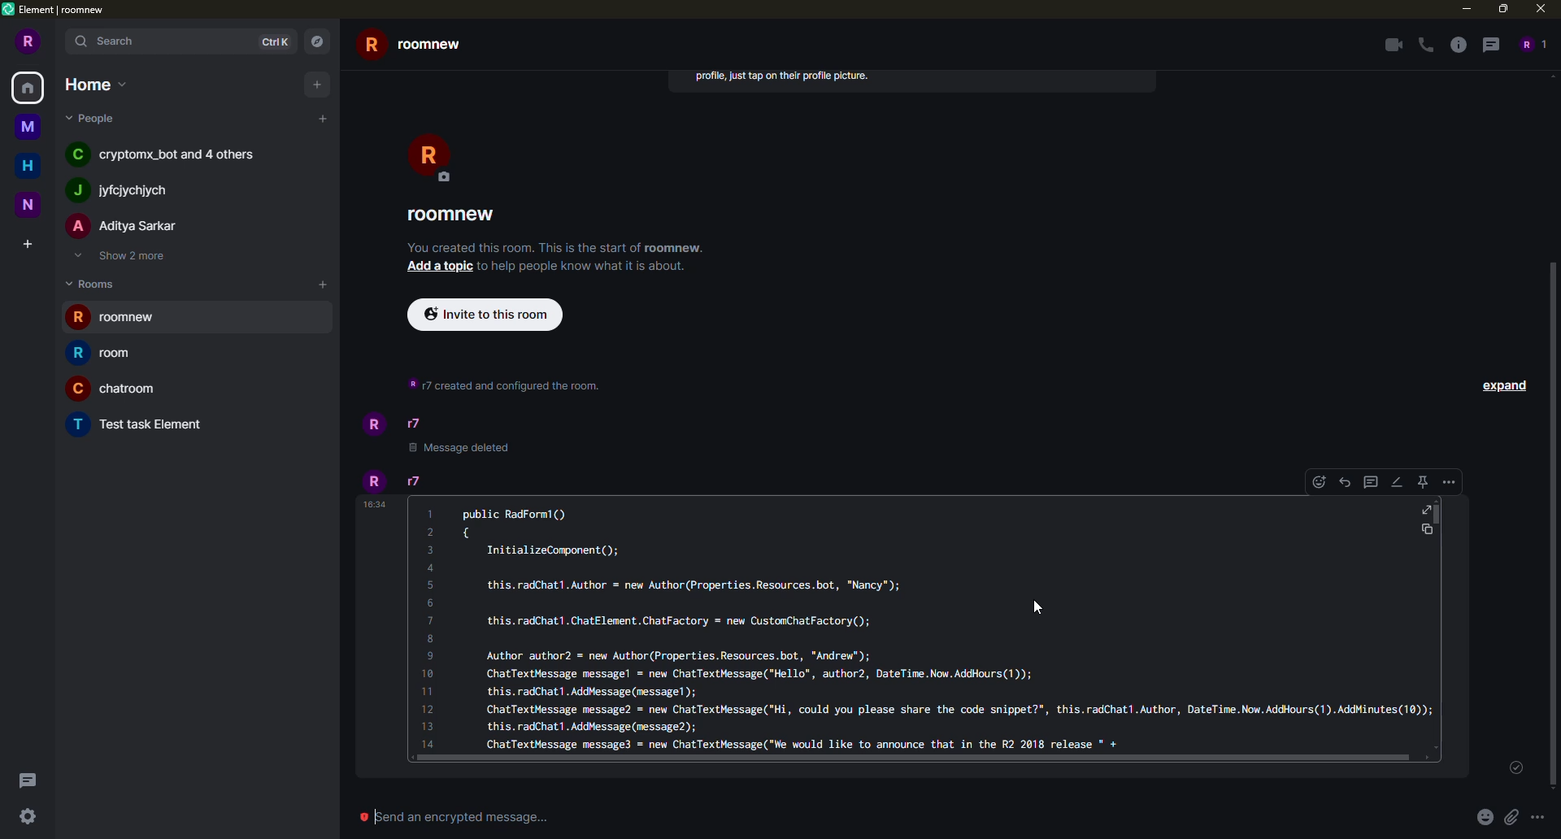 The width and height of the screenshot is (1561, 839). Describe the element at coordinates (1537, 815) in the screenshot. I see `more` at that location.